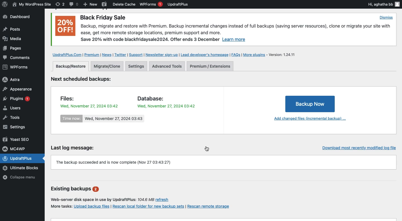 This screenshot has width=402, height=221. I want to click on Black Friday Sale, so click(104, 18).